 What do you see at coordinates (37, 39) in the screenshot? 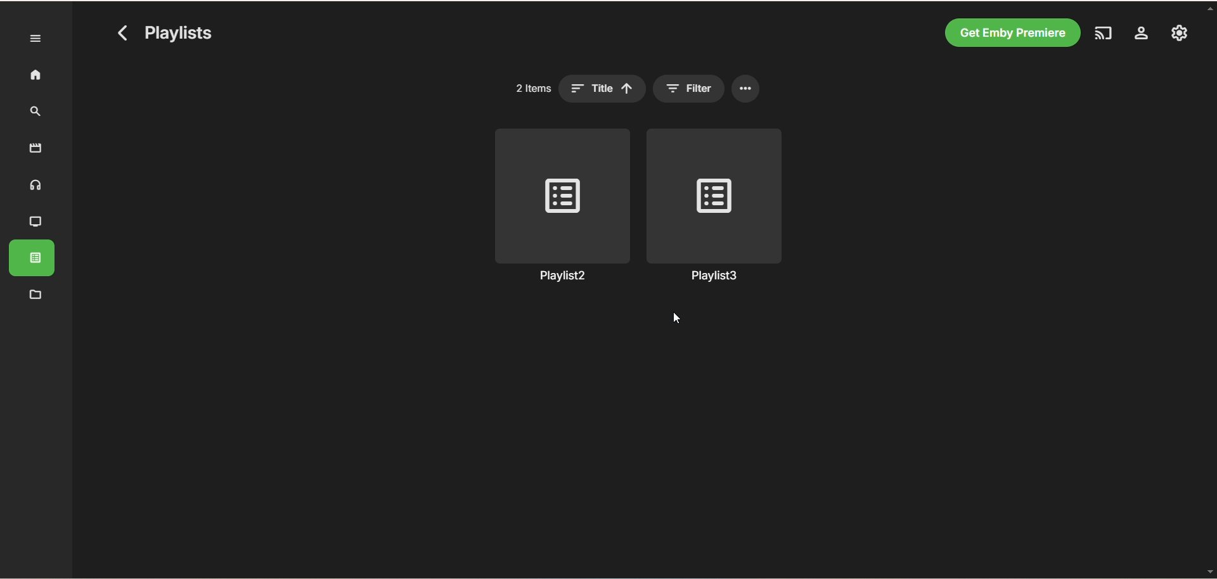
I see `expand` at bounding box center [37, 39].